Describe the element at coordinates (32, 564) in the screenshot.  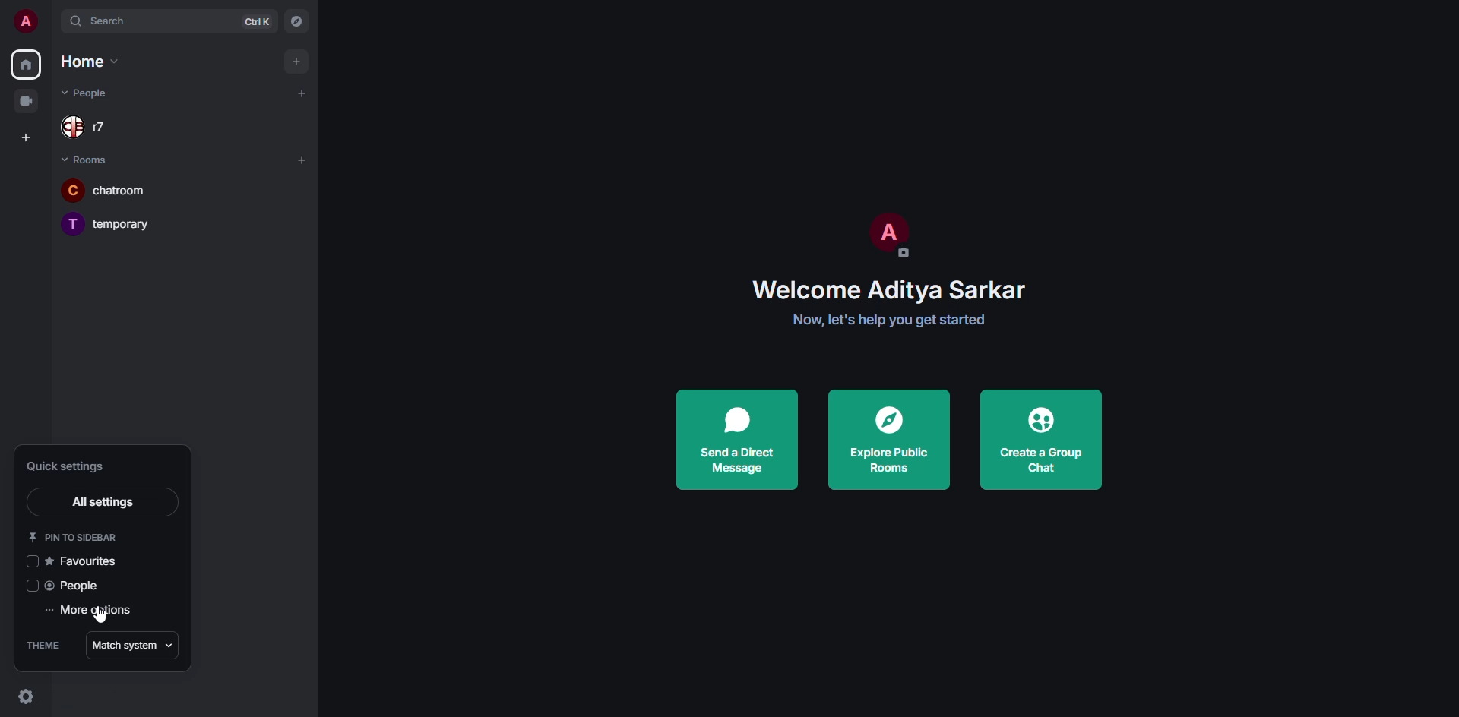
I see `click to enable` at that location.